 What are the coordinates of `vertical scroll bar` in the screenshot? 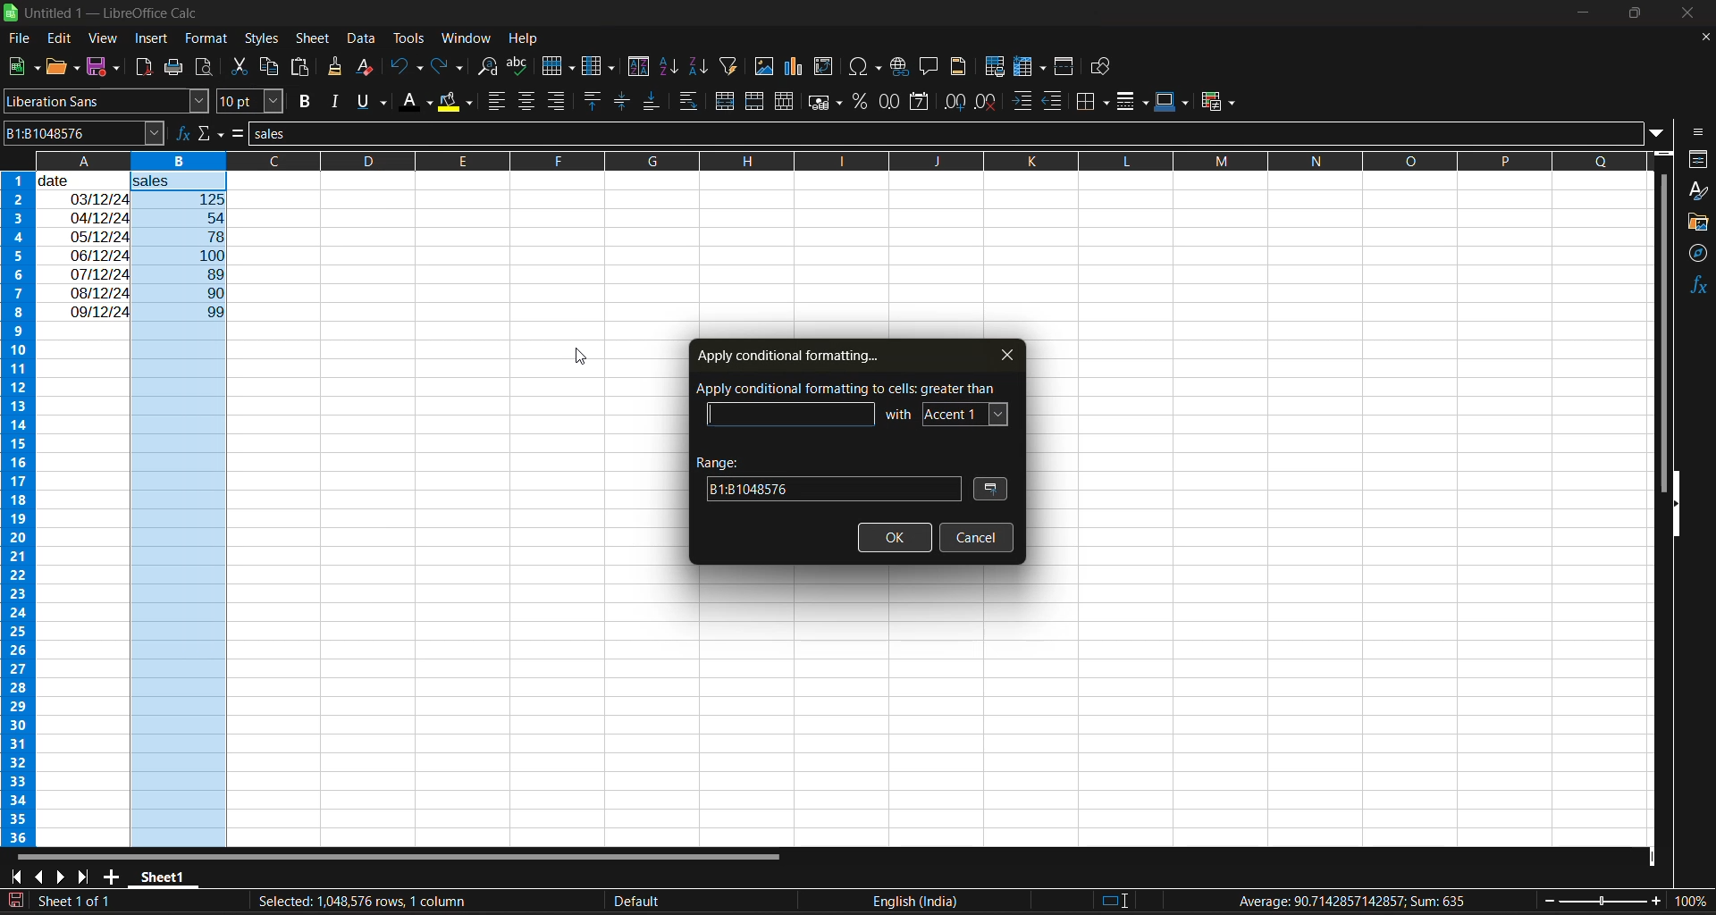 It's located at (1663, 315).